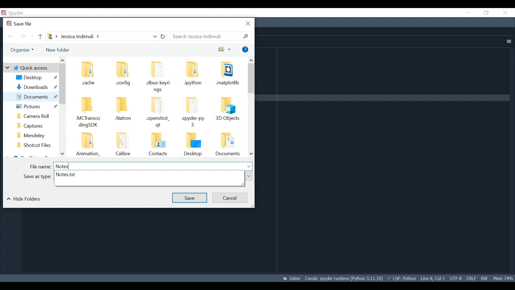  Describe the element at coordinates (225, 49) in the screenshot. I see `Change your view` at that location.